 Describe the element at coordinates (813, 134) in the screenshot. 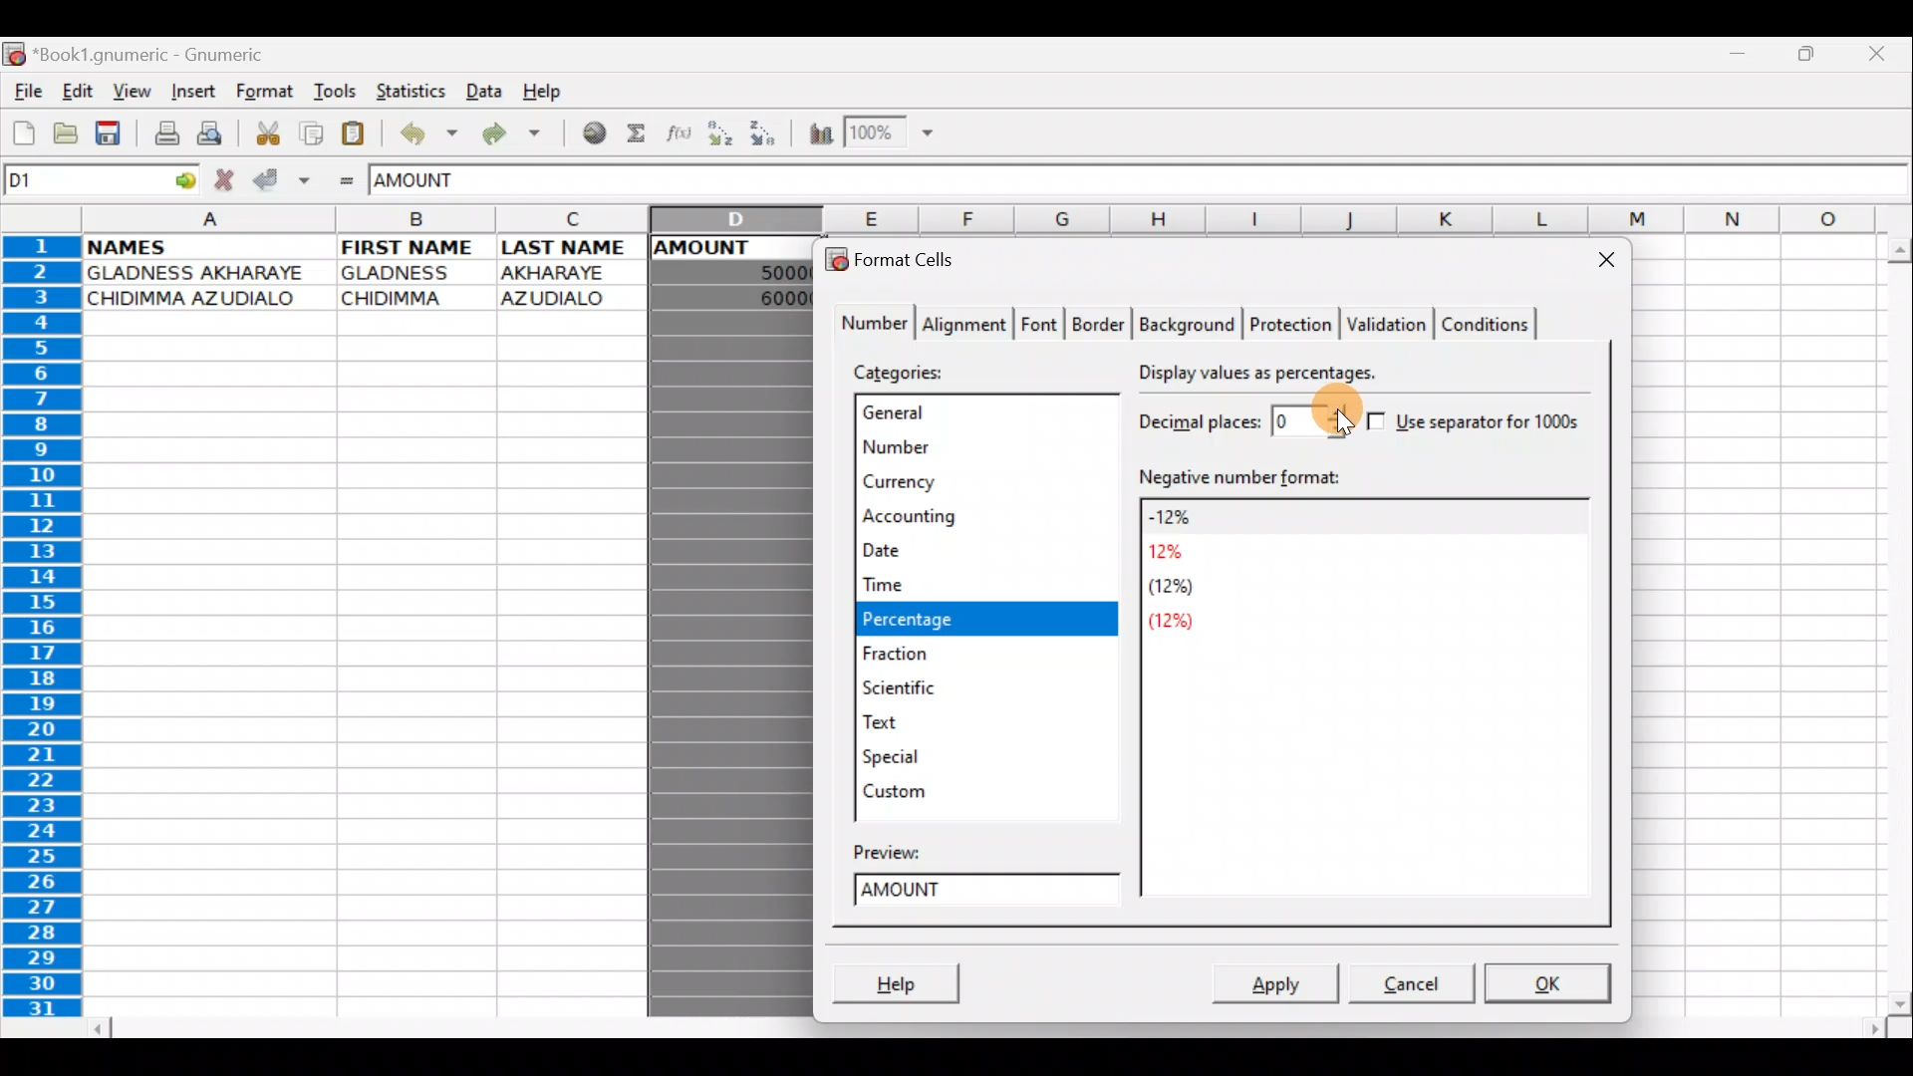

I see `Insert Chart` at that location.